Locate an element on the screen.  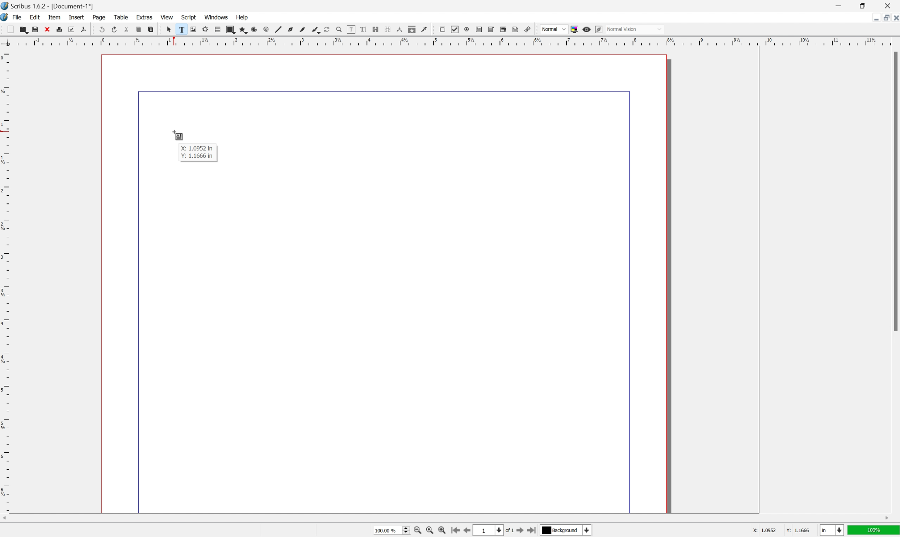
edit is located at coordinates (35, 17).